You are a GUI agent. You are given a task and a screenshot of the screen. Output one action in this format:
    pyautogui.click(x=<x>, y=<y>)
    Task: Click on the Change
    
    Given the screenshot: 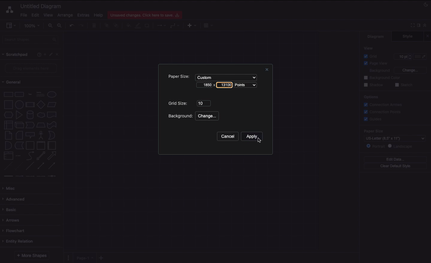 What is the action you would take?
    pyautogui.click(x=410, y=70)
    